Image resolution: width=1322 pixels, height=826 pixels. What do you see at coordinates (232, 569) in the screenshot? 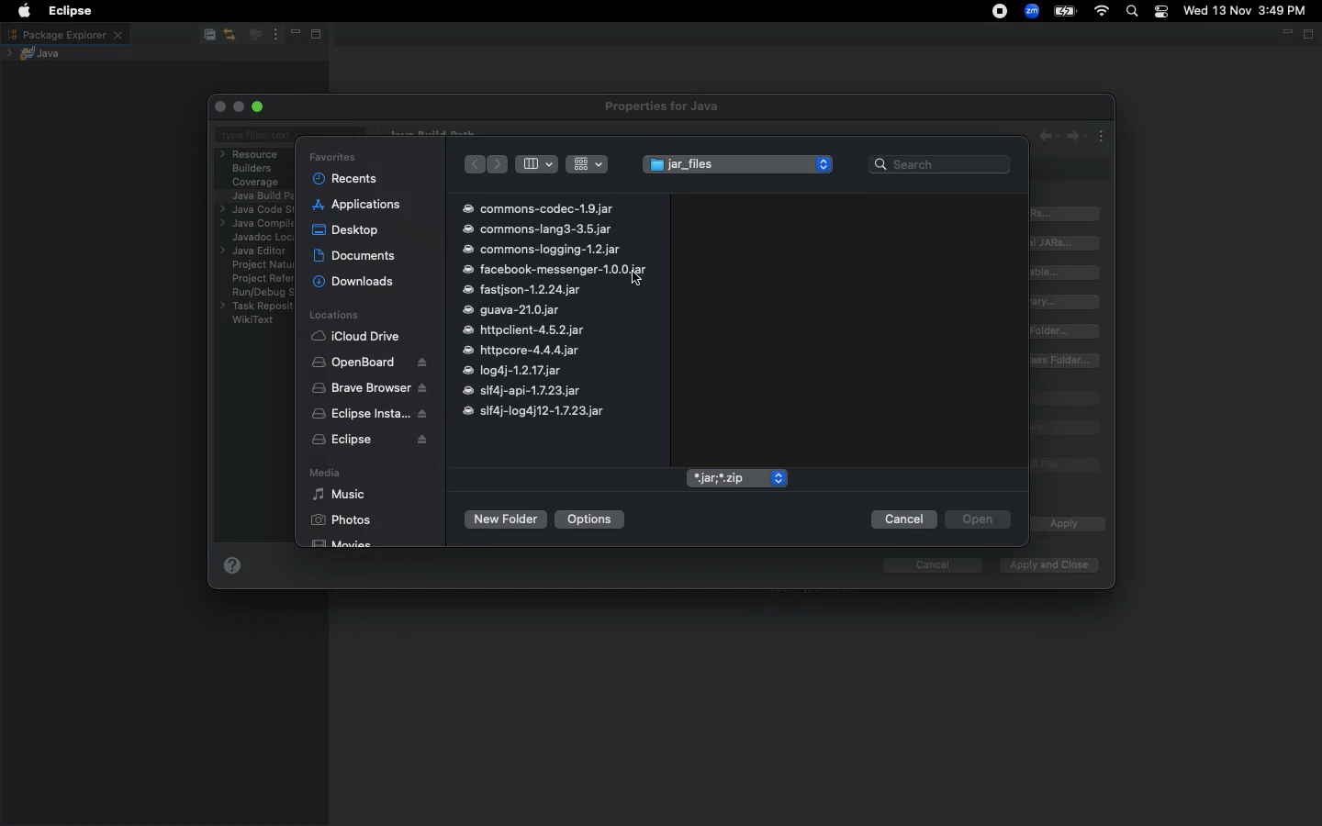
I see `Help` at bounding box center [232, 569].